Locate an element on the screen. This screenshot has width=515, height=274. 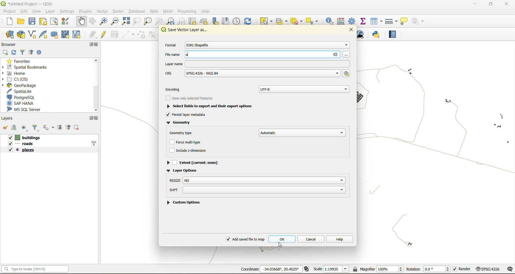
UTF is located at coordinates (305, 88).